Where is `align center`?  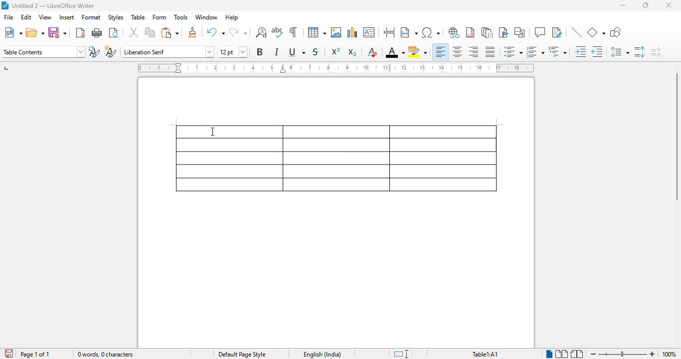
align center is located at coordinates (457, 52).